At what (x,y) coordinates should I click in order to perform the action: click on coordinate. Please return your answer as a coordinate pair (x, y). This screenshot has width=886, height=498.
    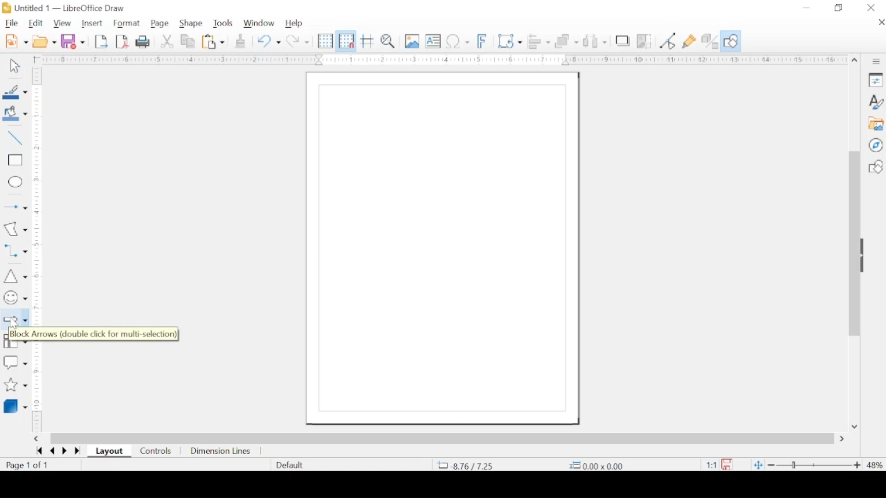
    Looking at the image, I should click on (467, 466).